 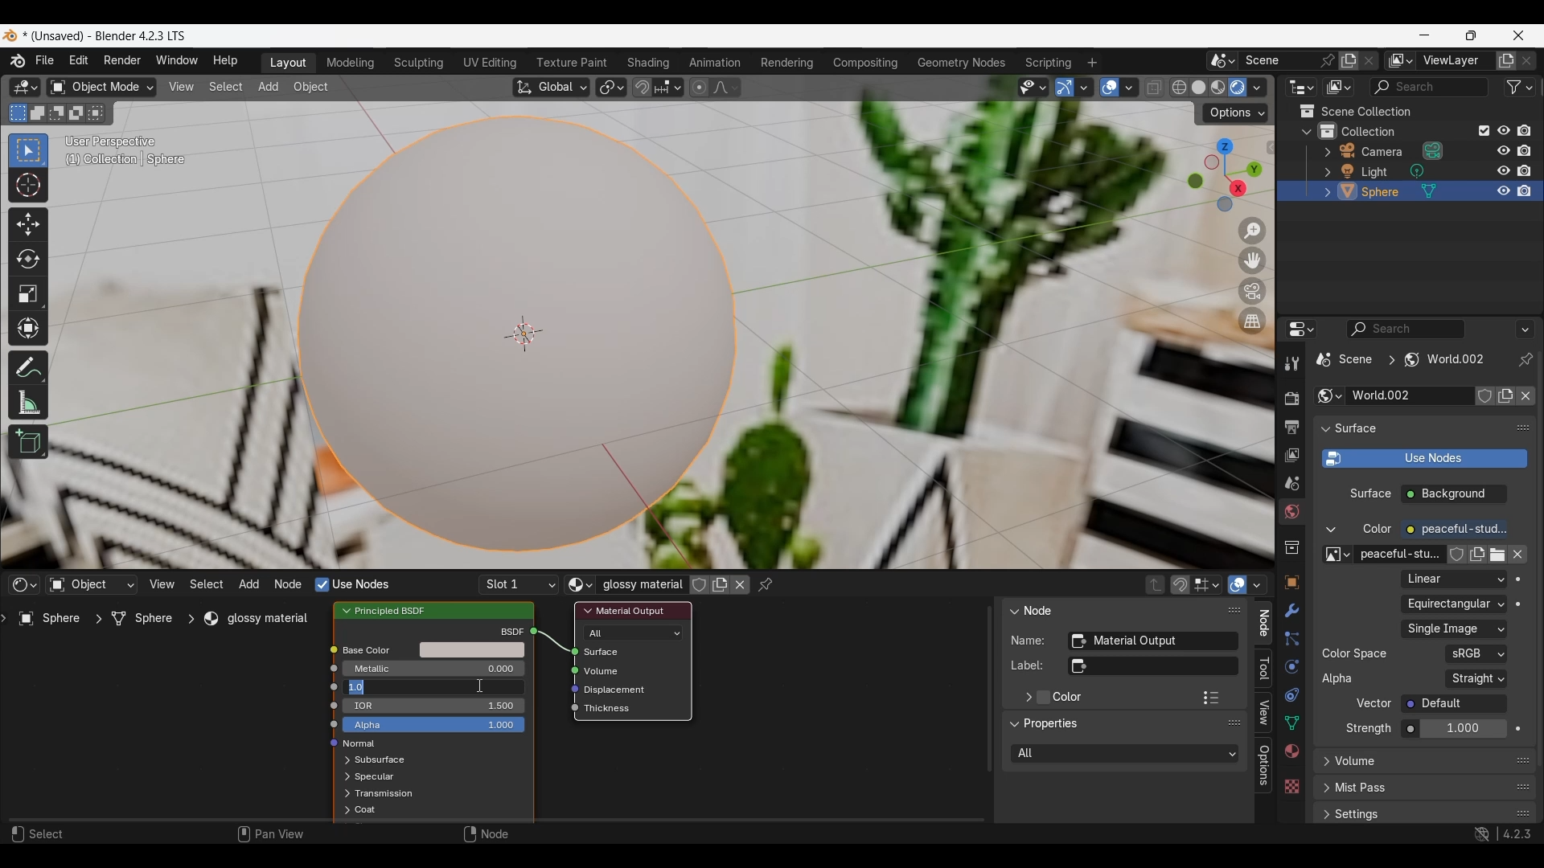 What do you see at coordinates (162, 584) in the screenshot?
I see `View menu` at bounding box center [162, 584].